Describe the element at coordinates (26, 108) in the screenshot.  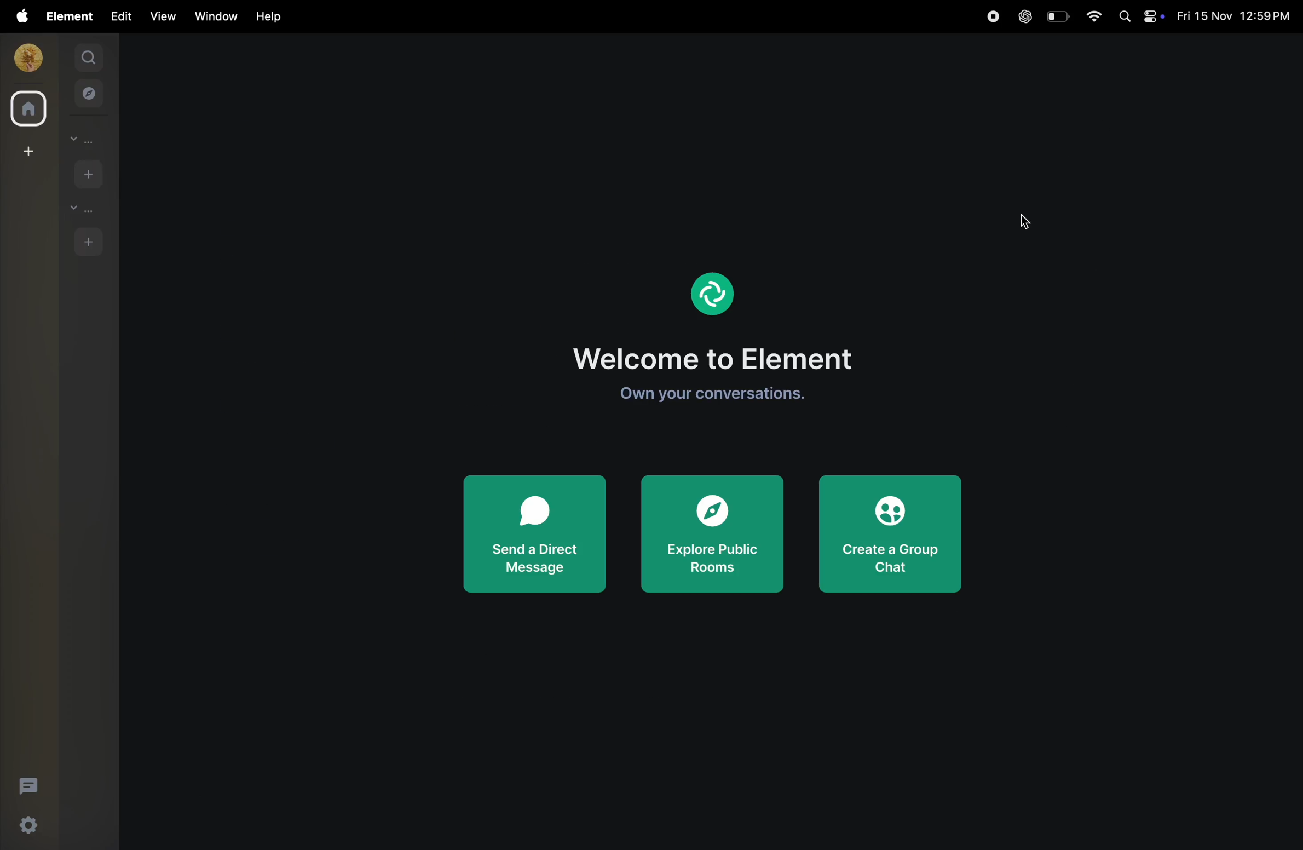
I see `home` at that location.